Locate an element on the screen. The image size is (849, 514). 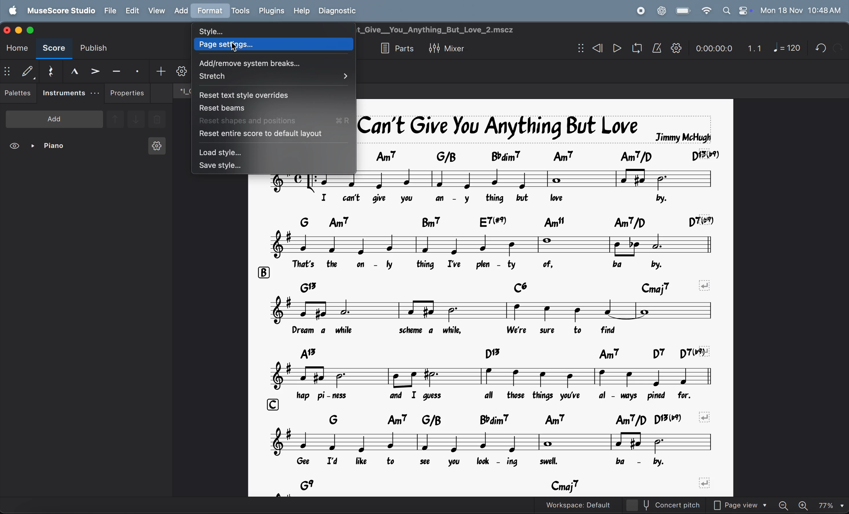
notes is located at coordinates (493, 442).